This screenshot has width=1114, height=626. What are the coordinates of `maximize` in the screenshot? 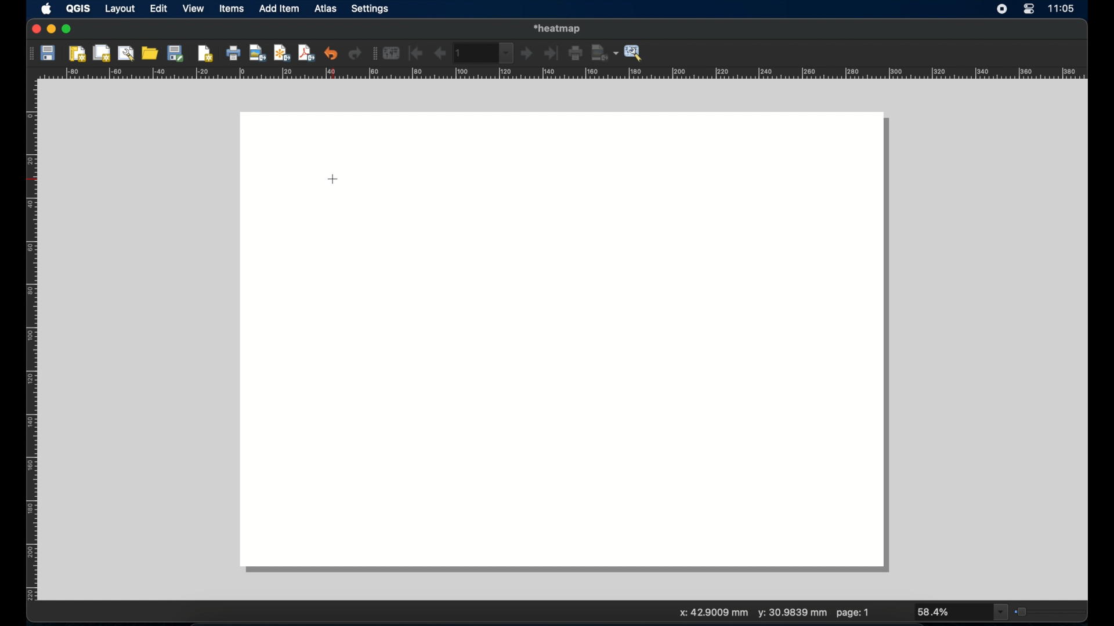 It's located at (67, 30).